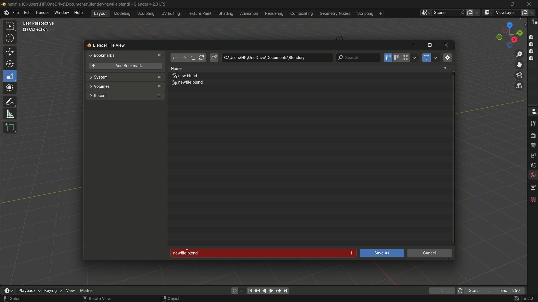  What do you see at coordinates (11, 76) in the screenshot?
I see `scale` at bounding box center [11, 76].